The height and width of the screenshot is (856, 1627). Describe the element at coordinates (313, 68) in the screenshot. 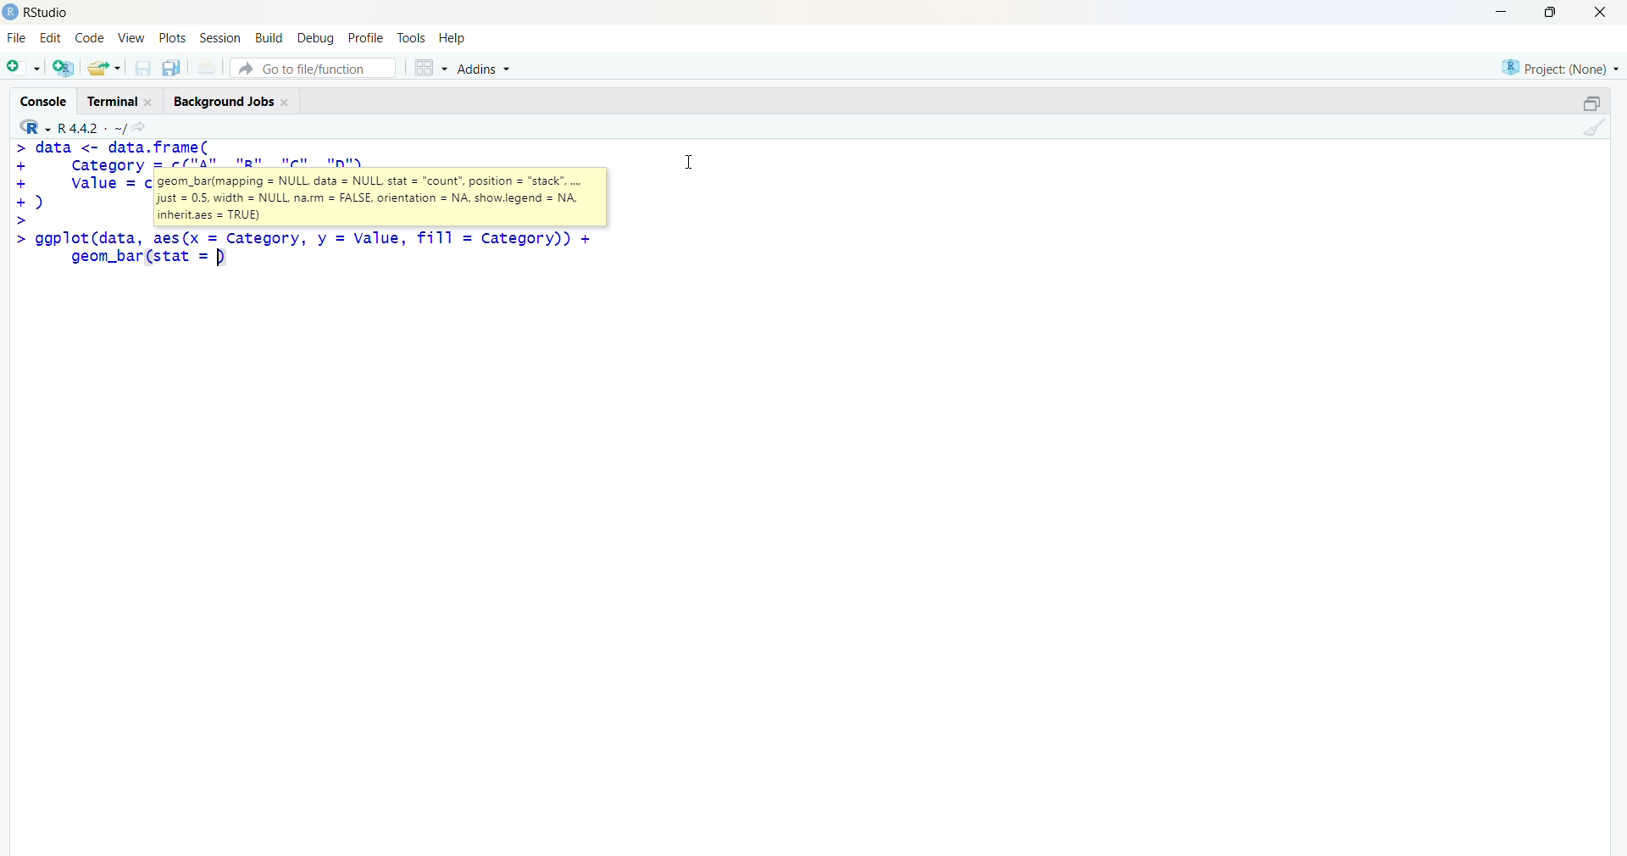

I see `# Go to file/function` at that location.